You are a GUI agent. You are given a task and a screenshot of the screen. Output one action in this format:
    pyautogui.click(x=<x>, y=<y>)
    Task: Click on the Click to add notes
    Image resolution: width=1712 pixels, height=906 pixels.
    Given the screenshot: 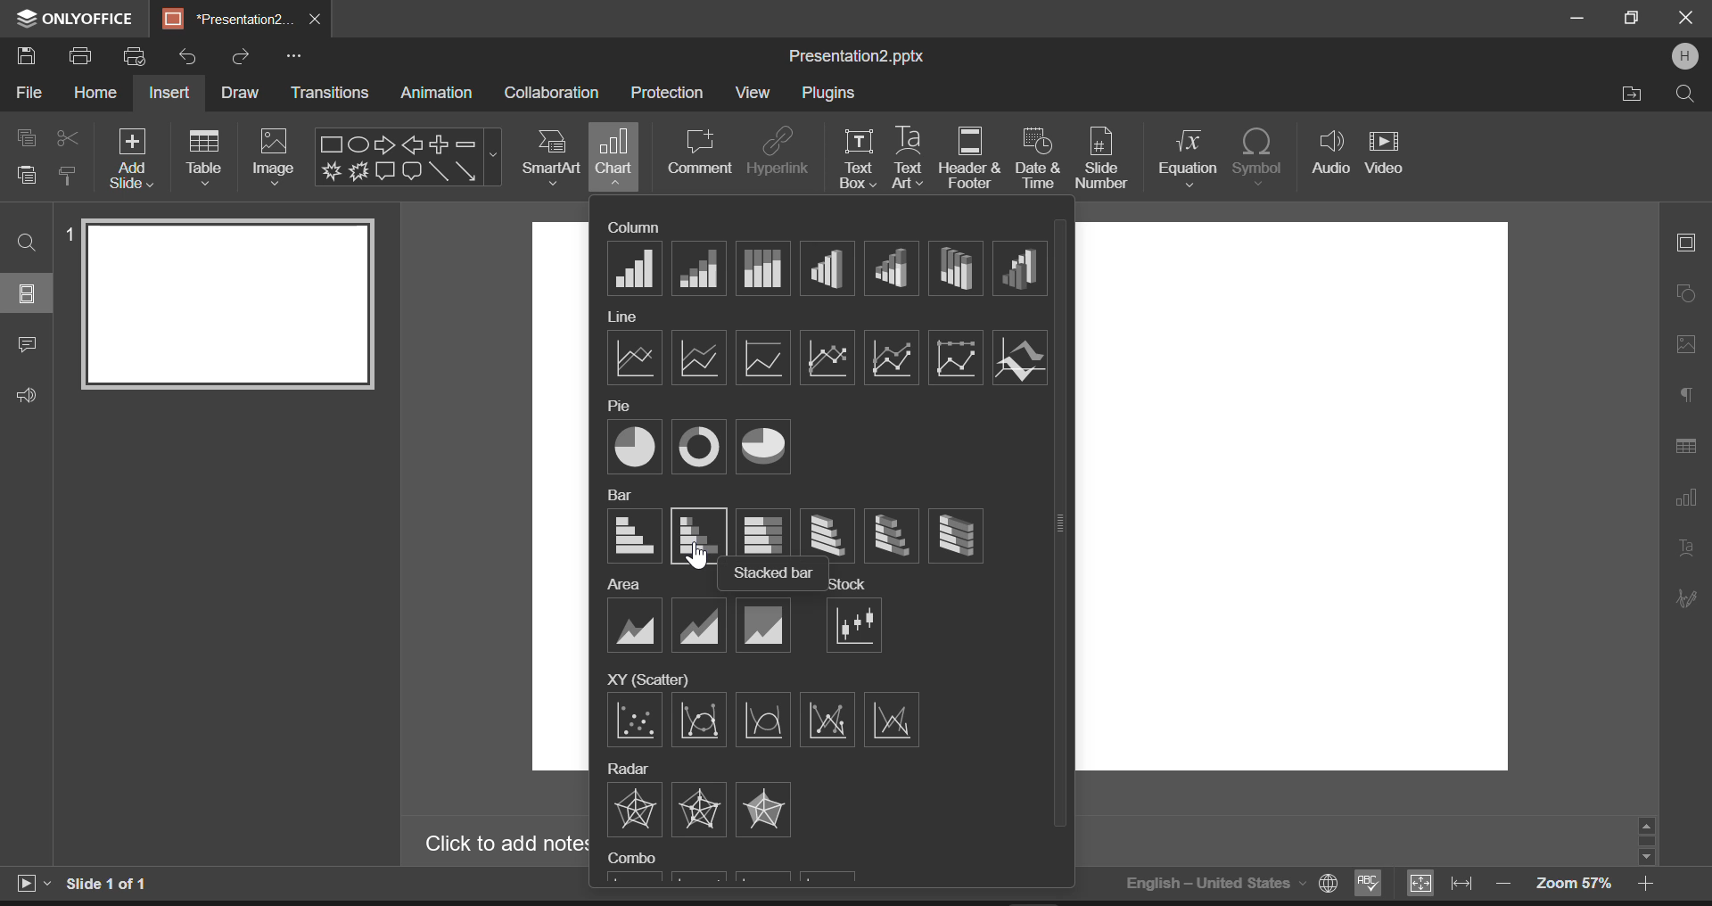 What is the action you would take?
    pyautogui.click(x=499, y=844)
    